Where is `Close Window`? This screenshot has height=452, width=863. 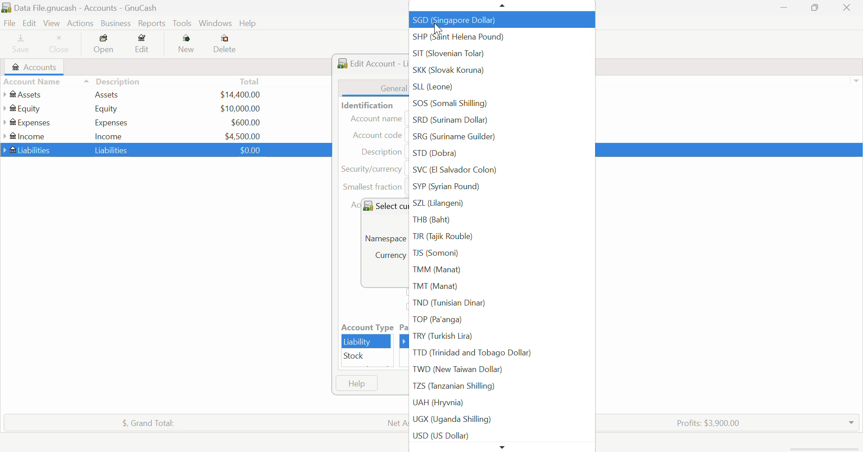
Close Window is located at coordinates (850, 8).